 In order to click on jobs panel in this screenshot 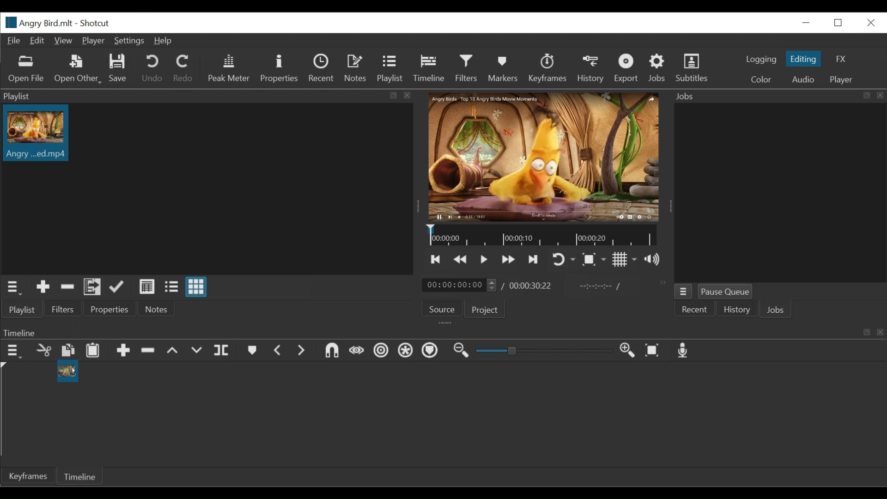, I will do `click(781, 194)`.